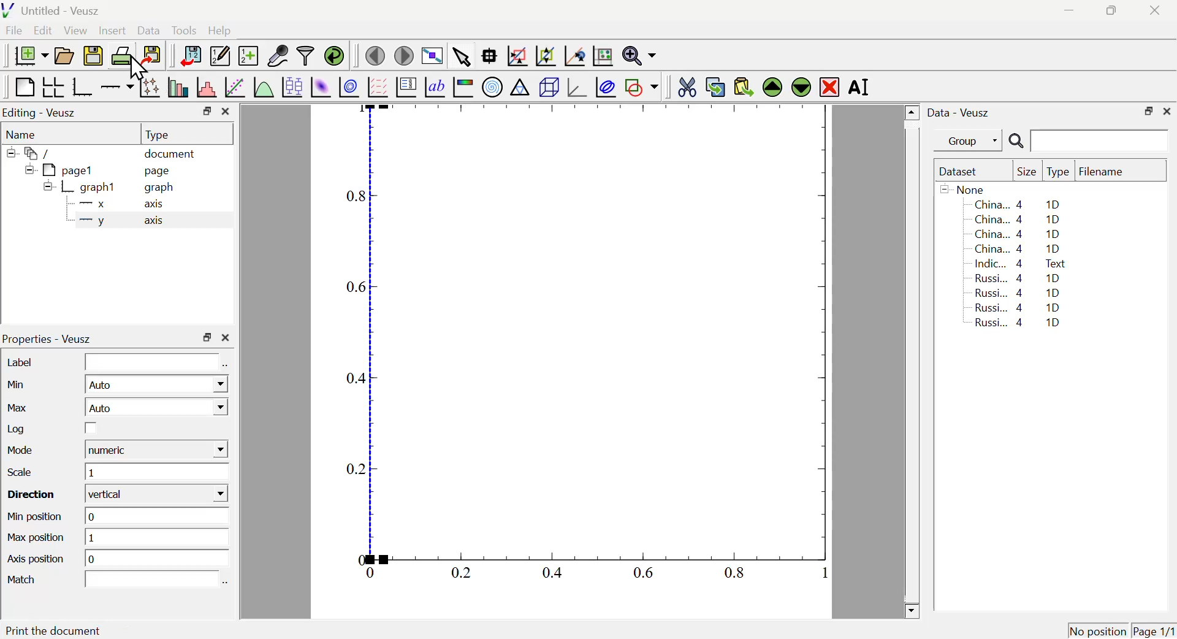 The height and width of the screenshot is (639, 1177). Describe the element at coordinates (91, 428) in the screenshot. I see `Checkbox` at that location.